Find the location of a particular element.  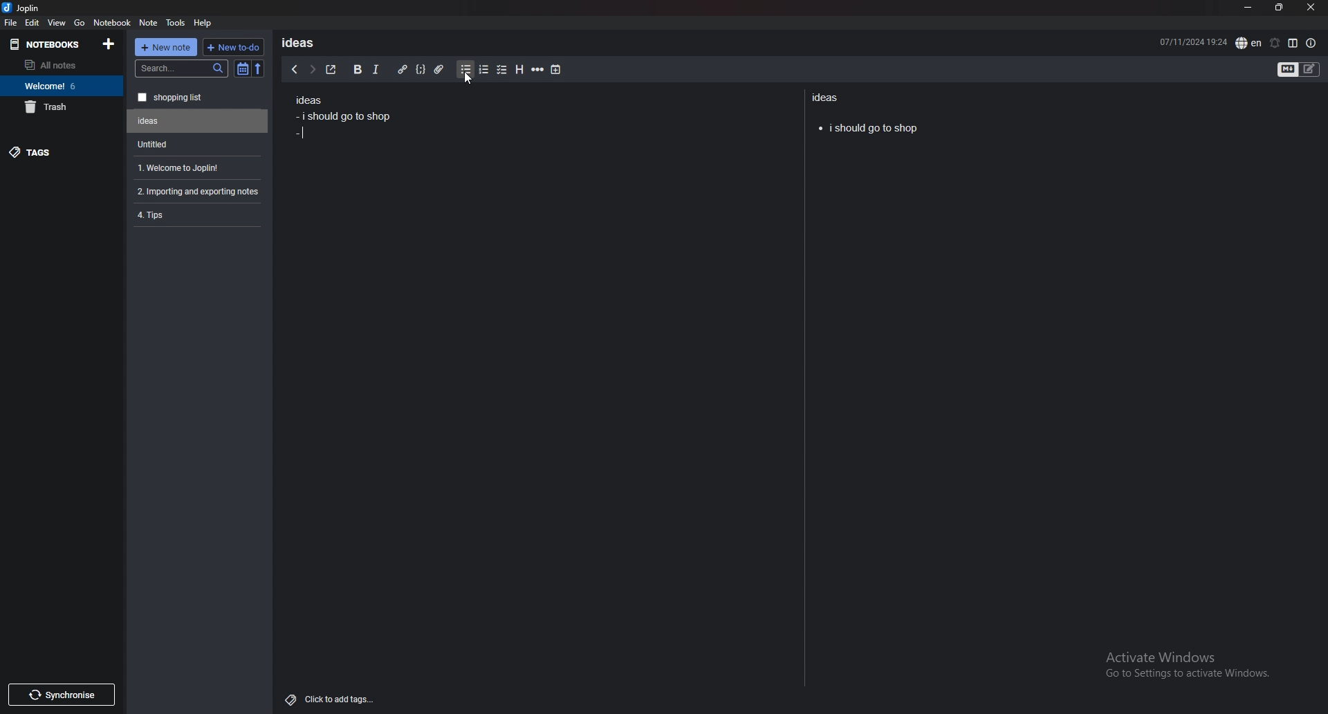

toggle editor layout is located at coordinates (1293, 43).